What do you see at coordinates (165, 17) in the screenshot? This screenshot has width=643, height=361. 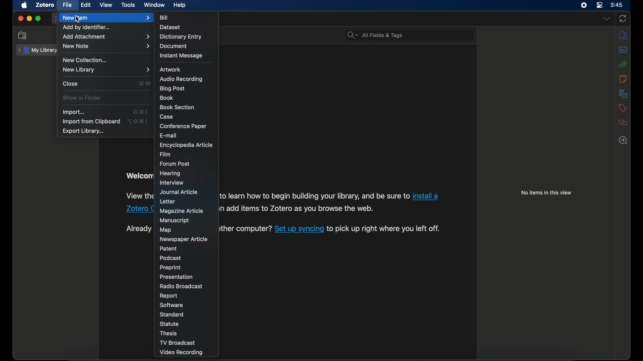 I see `bill` at bounding box center [165, 17].